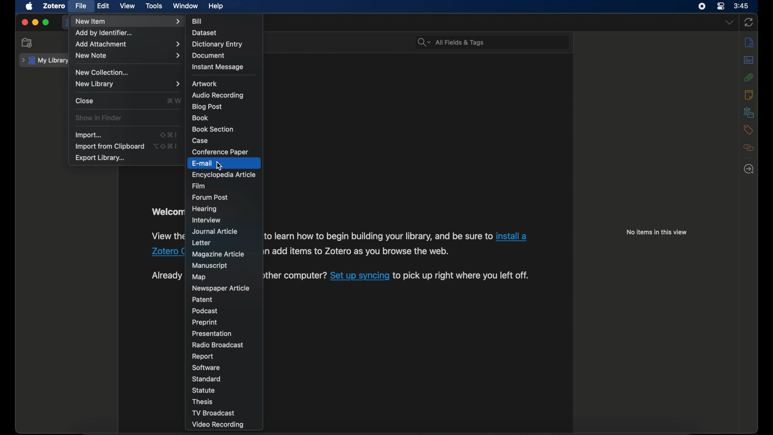 This screenshot has height=435, width=773. I want to click on help, so click(216, 6).